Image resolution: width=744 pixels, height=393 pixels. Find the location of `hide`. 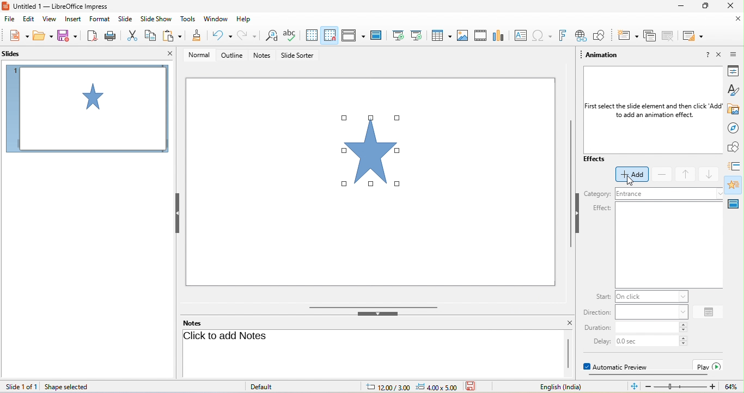

hide is located at coordinates (179, 213).